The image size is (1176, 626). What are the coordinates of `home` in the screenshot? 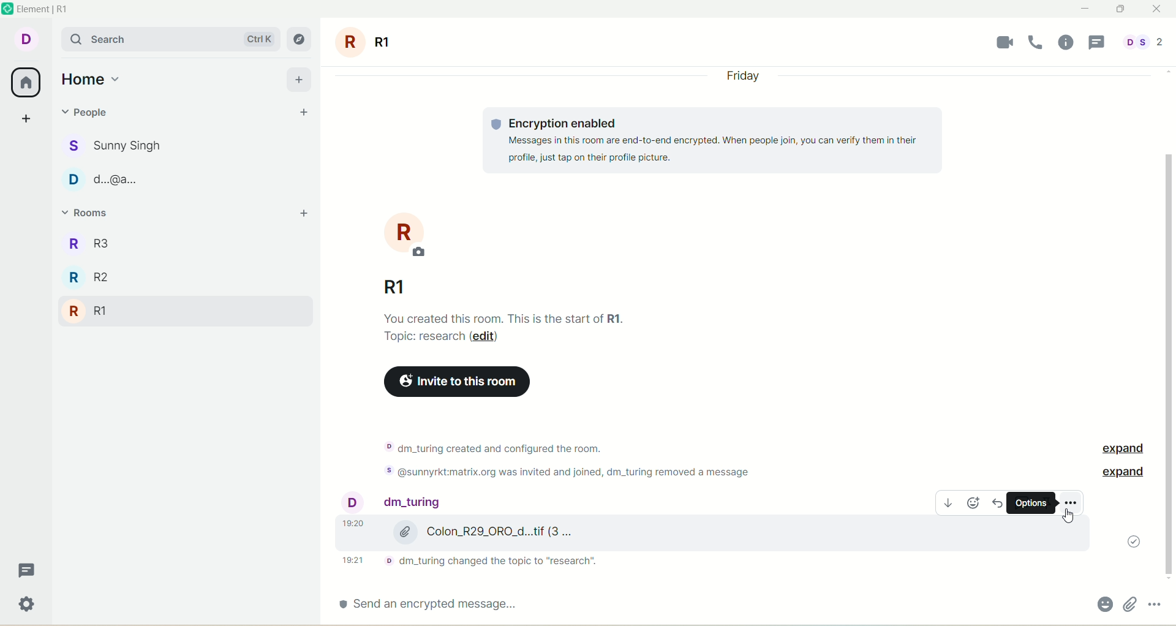 It's located at (91, 80).